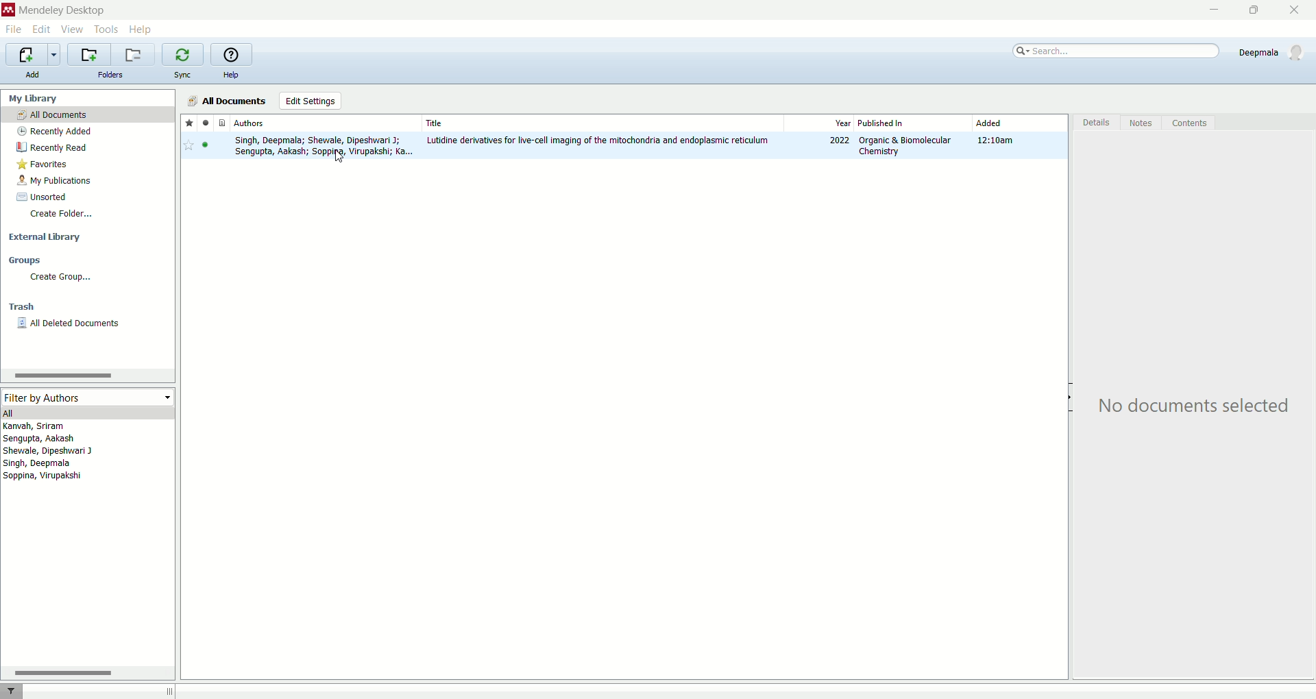 This screenshot has height=699, width=1316. What do you see at coordinates (321, 147) in the screenshot?
I see `Singh, Deepmala; Shewale, Dipeshwari J; Sengupta, Aakash; Soppira, Virupakshi; Ka.` at bounding box center [321, 147].